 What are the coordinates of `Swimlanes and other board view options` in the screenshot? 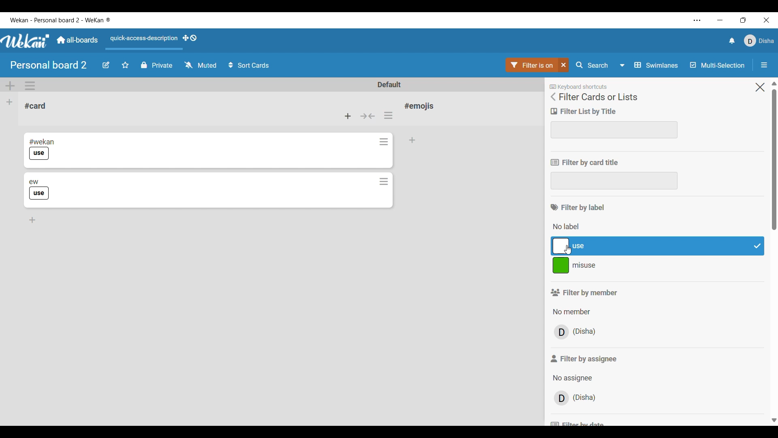 It's located at (648, 65).